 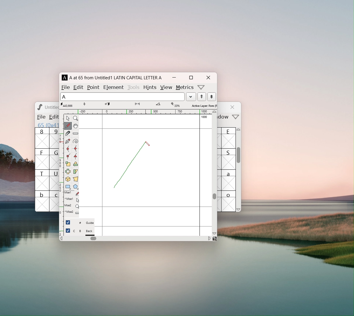 What do you see at coordinates (83, 232) in the screenshot?
I see `C B Back` at bounding box center [83, 232].